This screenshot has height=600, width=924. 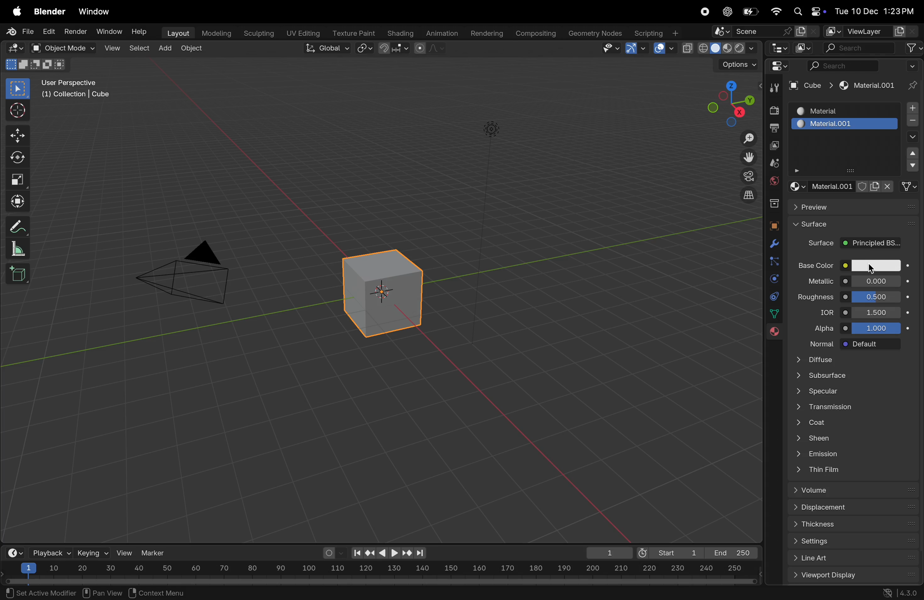 What do you see at coordinates (823, 312) in the screenshot?
I see `idr` at bounding box center [823, 312].